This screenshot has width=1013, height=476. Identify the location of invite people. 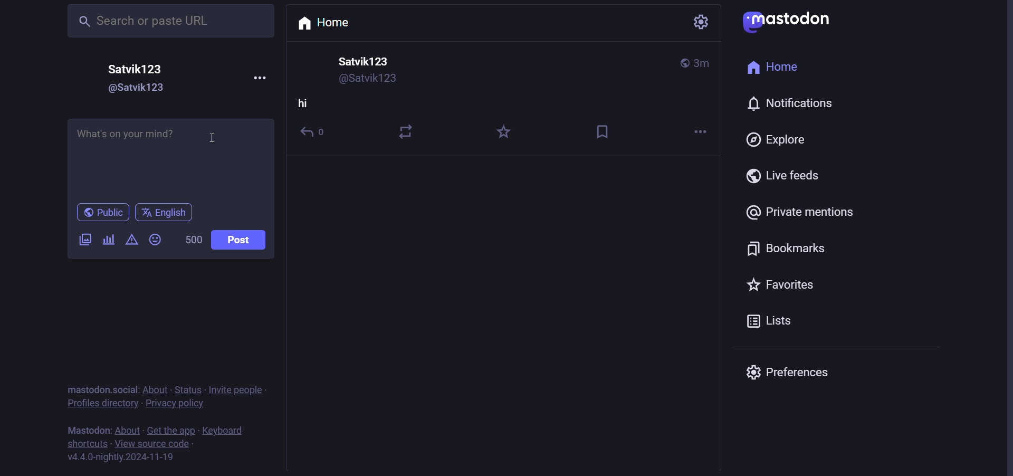
(240, 389).